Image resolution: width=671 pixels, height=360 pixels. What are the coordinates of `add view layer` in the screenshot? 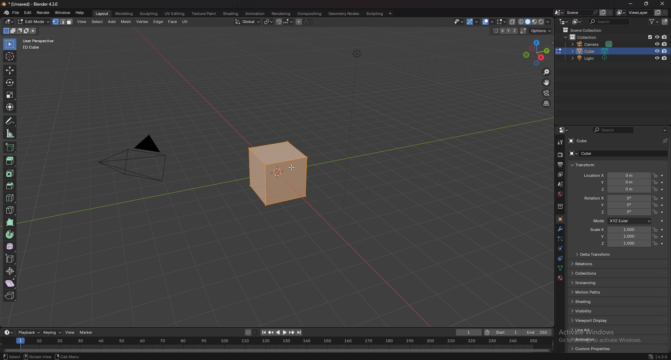 It's located at (657, 13).